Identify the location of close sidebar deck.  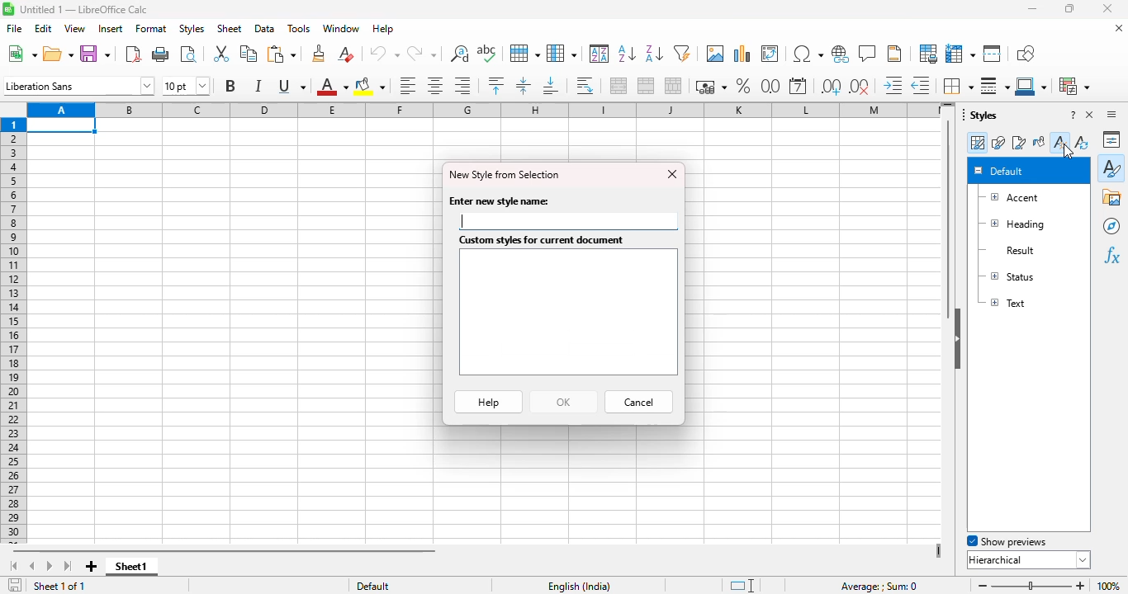
(1090, 114).